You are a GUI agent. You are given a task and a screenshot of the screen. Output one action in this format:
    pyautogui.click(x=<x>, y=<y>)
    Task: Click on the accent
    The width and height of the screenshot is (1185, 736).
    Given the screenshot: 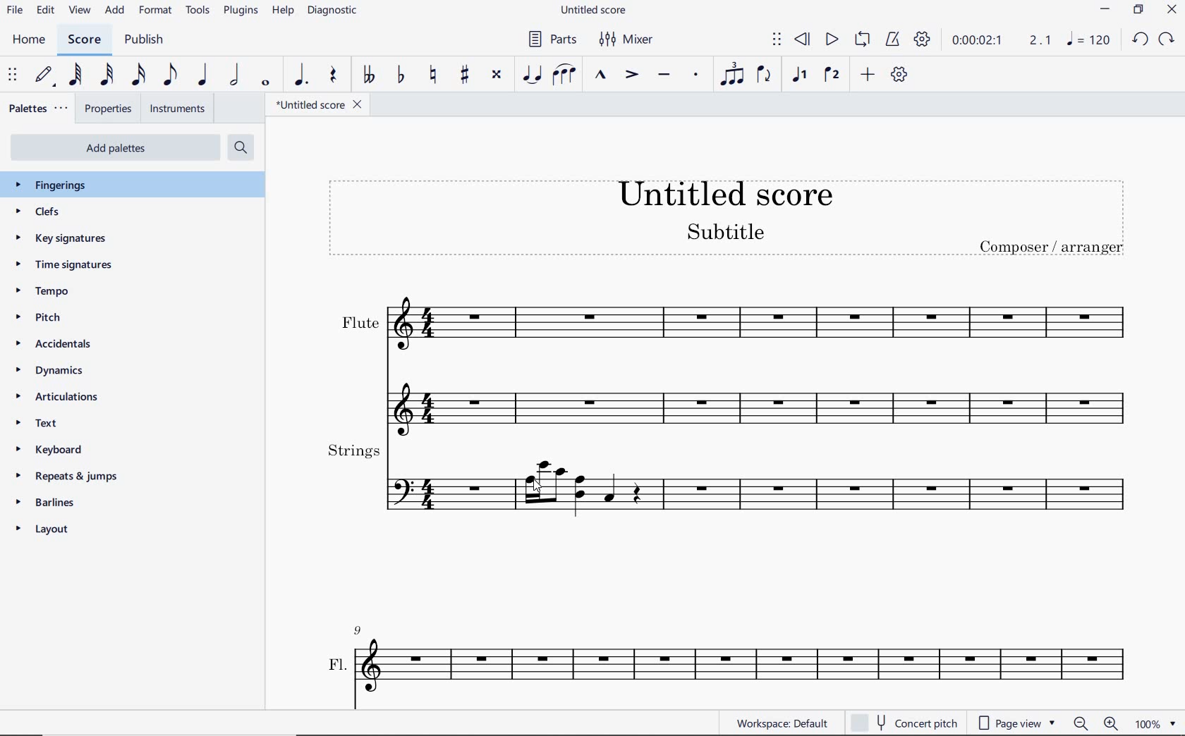 What is the action you would take?
    pyautogui.click(x=631, y=75)
    